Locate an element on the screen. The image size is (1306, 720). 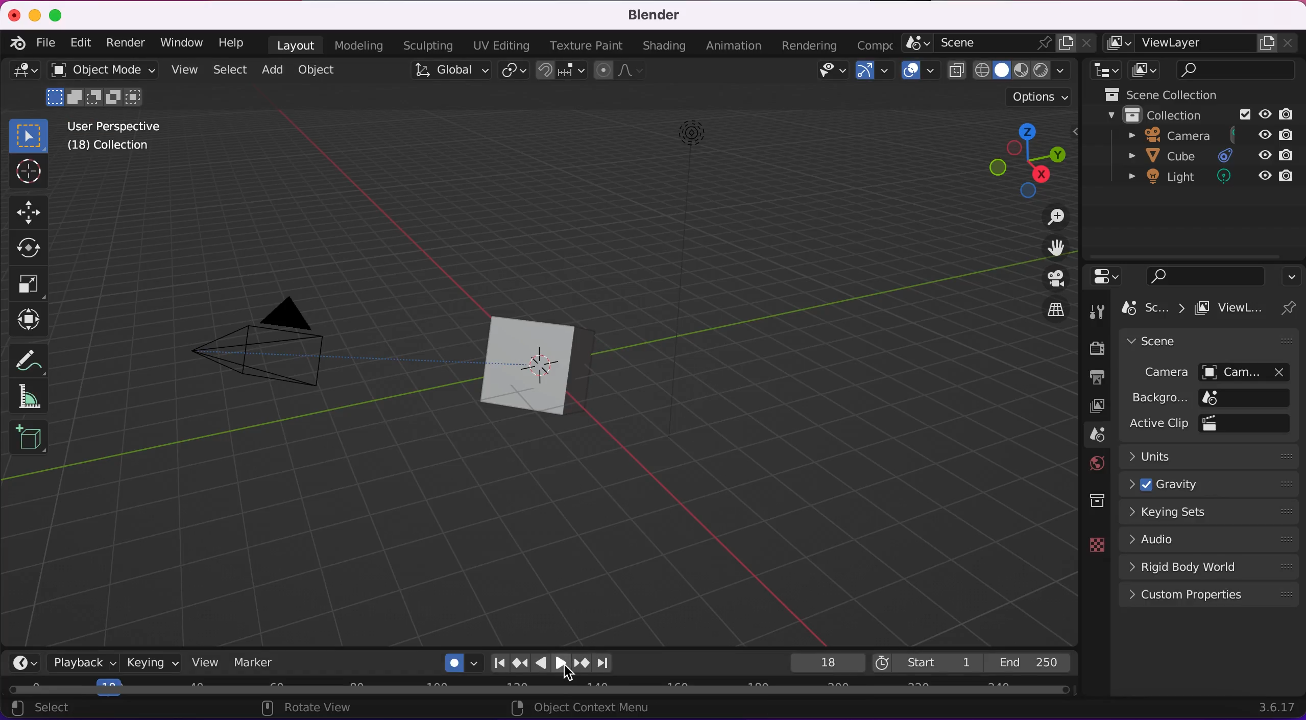
collections is located at coordinates (1094, 501).